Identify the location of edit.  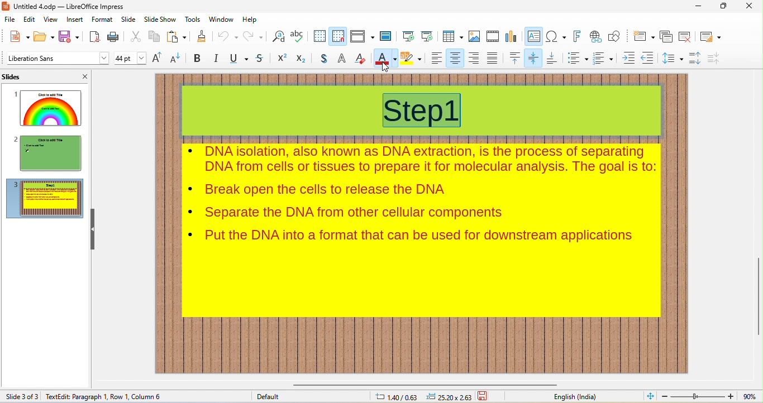
(29, 20).